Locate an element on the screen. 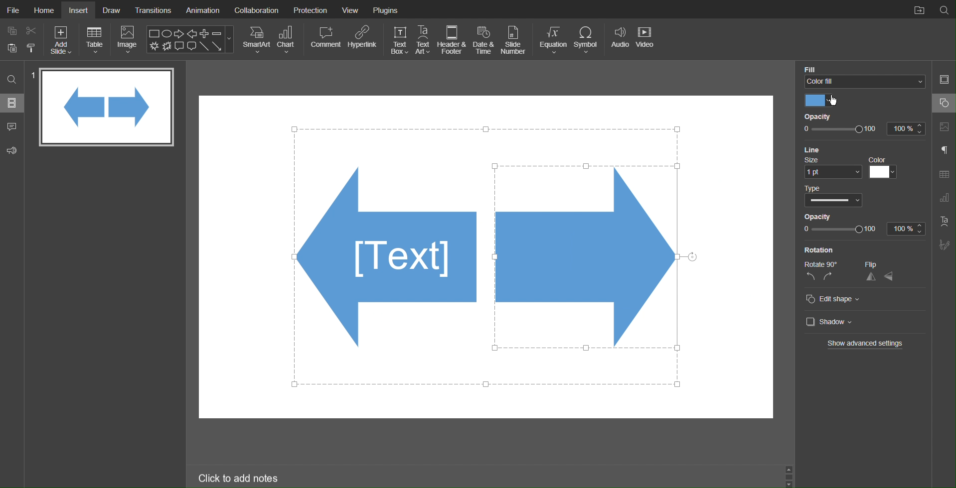 This screenshot has width=956, height=488. rotate right 90 is located at coordinates (829, 277).